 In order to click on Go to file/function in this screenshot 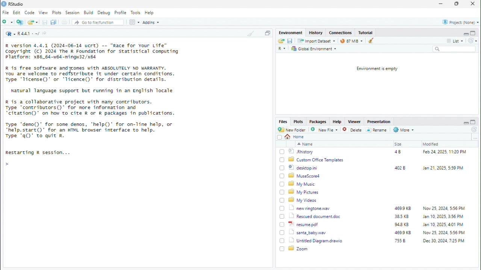, I will do `click(98, 22)`.